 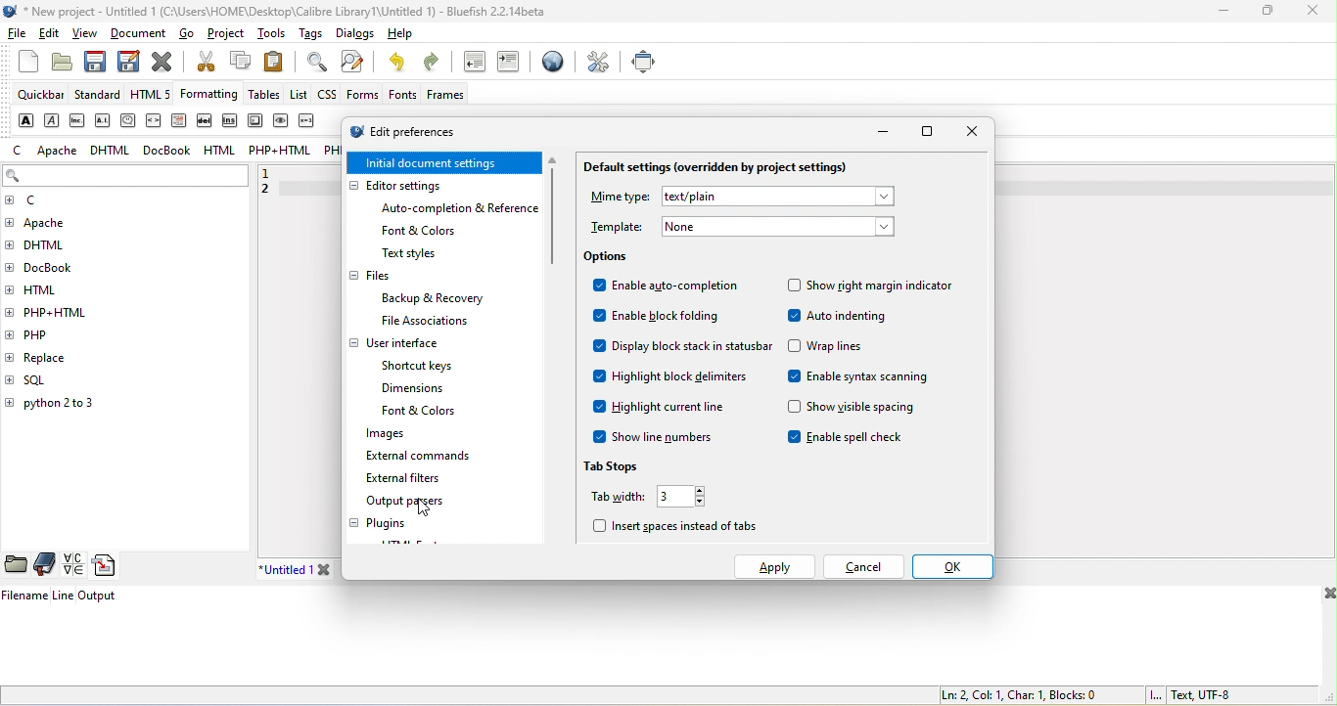 I want to click on options, so click(x=609, y=258).